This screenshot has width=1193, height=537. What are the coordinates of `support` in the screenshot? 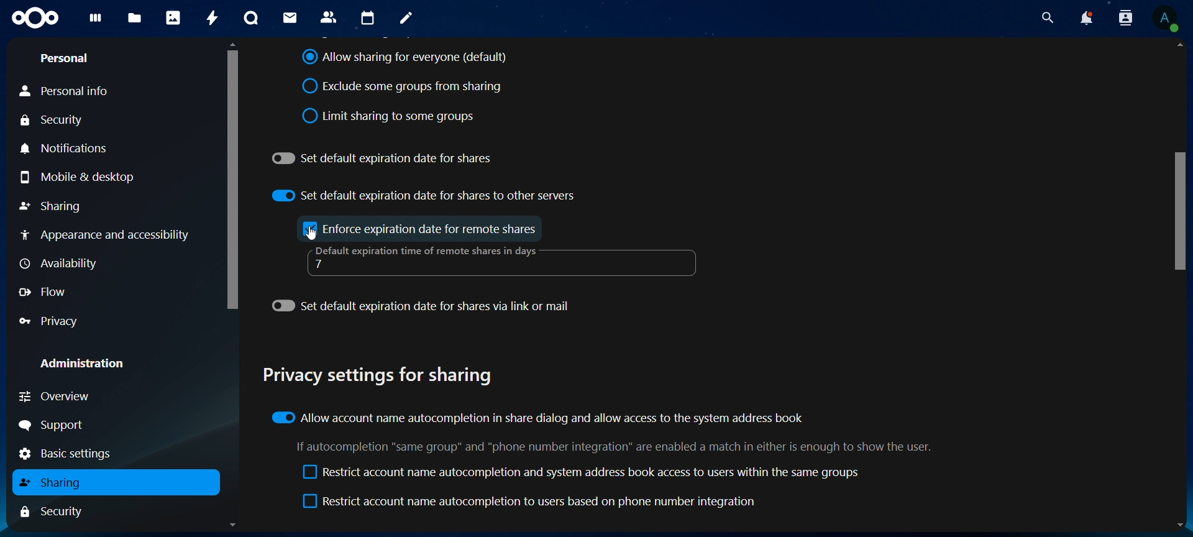 It's located at (57, 425).